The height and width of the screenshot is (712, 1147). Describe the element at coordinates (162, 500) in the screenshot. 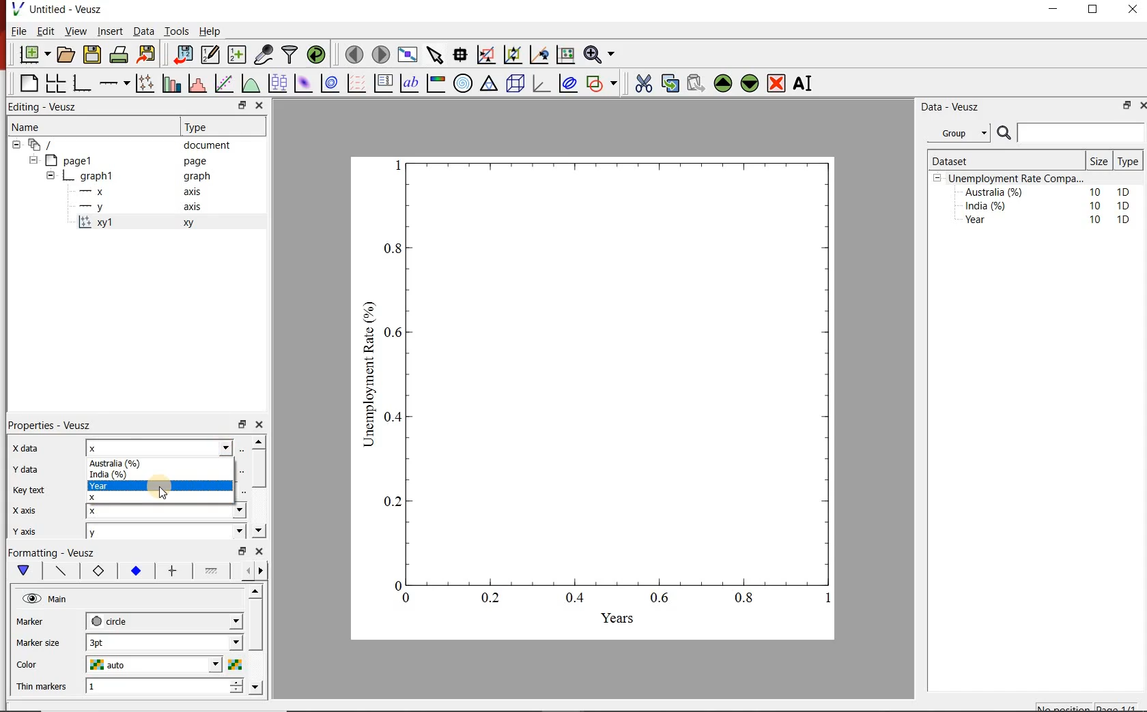

I see `X` at that location.